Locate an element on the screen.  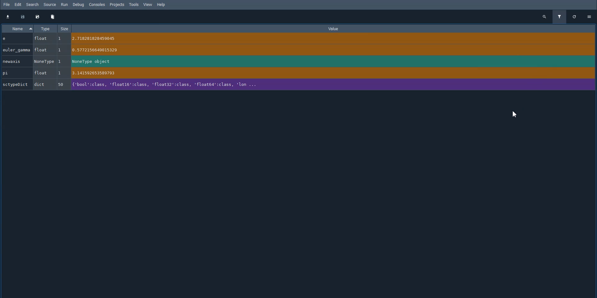
| 3.141592653589793 is located at coordinates (325, 73).